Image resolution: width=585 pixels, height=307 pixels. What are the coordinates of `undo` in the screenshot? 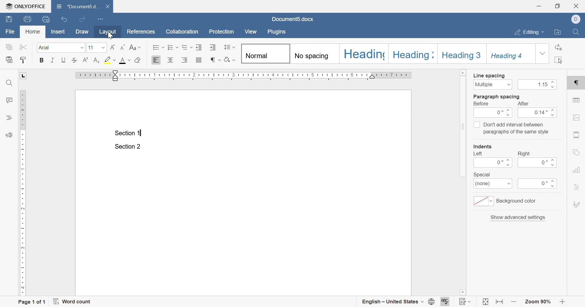 It's located at (64, 19).